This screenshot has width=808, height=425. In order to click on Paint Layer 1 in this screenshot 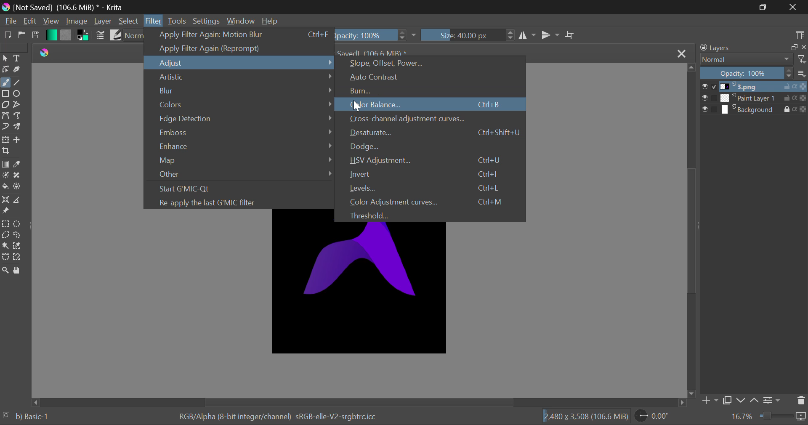, I will do `click(754, 98)`.